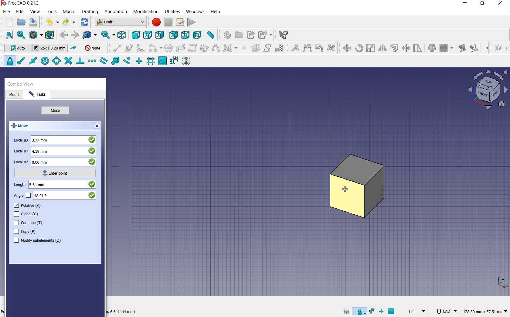 The height and width of the screenshot is (317, 510). I want to click on macros, so click(180, 22).